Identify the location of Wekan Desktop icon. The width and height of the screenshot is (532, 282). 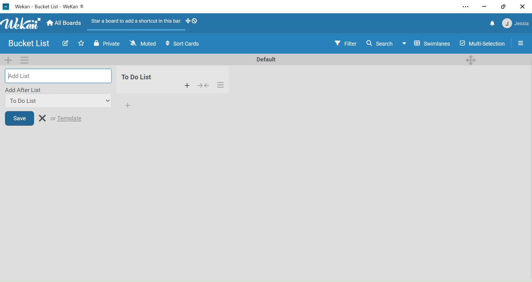
(6, 7).